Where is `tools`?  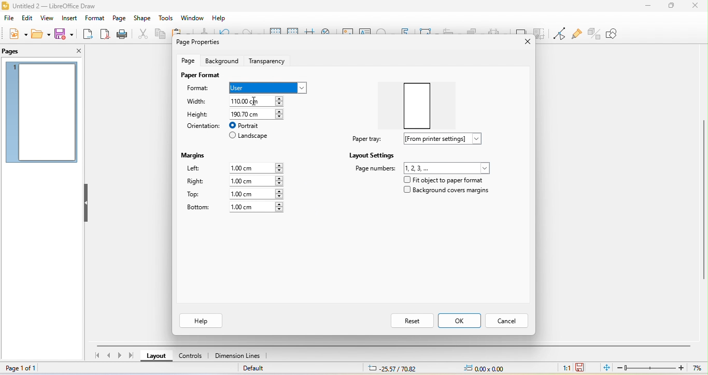
tools is located at coordinates (166, 19).